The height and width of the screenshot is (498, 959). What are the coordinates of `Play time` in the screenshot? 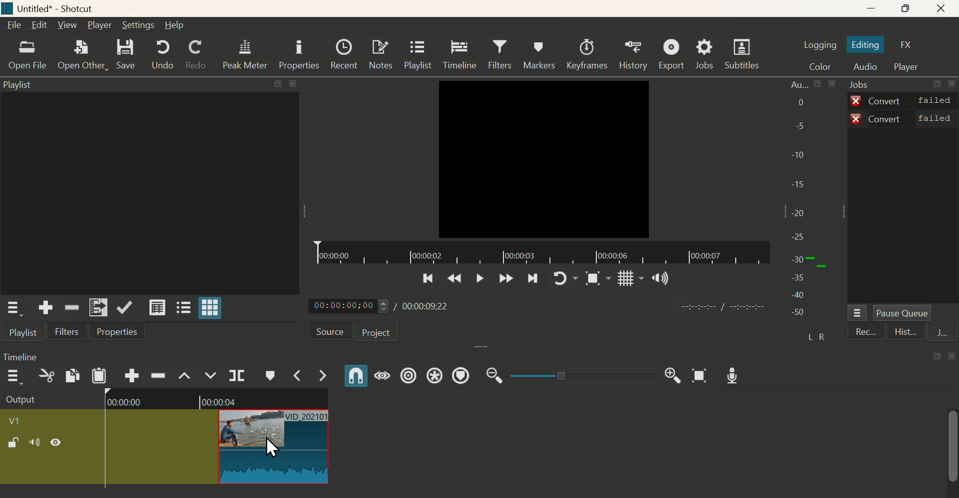 It's located at (385, 306).